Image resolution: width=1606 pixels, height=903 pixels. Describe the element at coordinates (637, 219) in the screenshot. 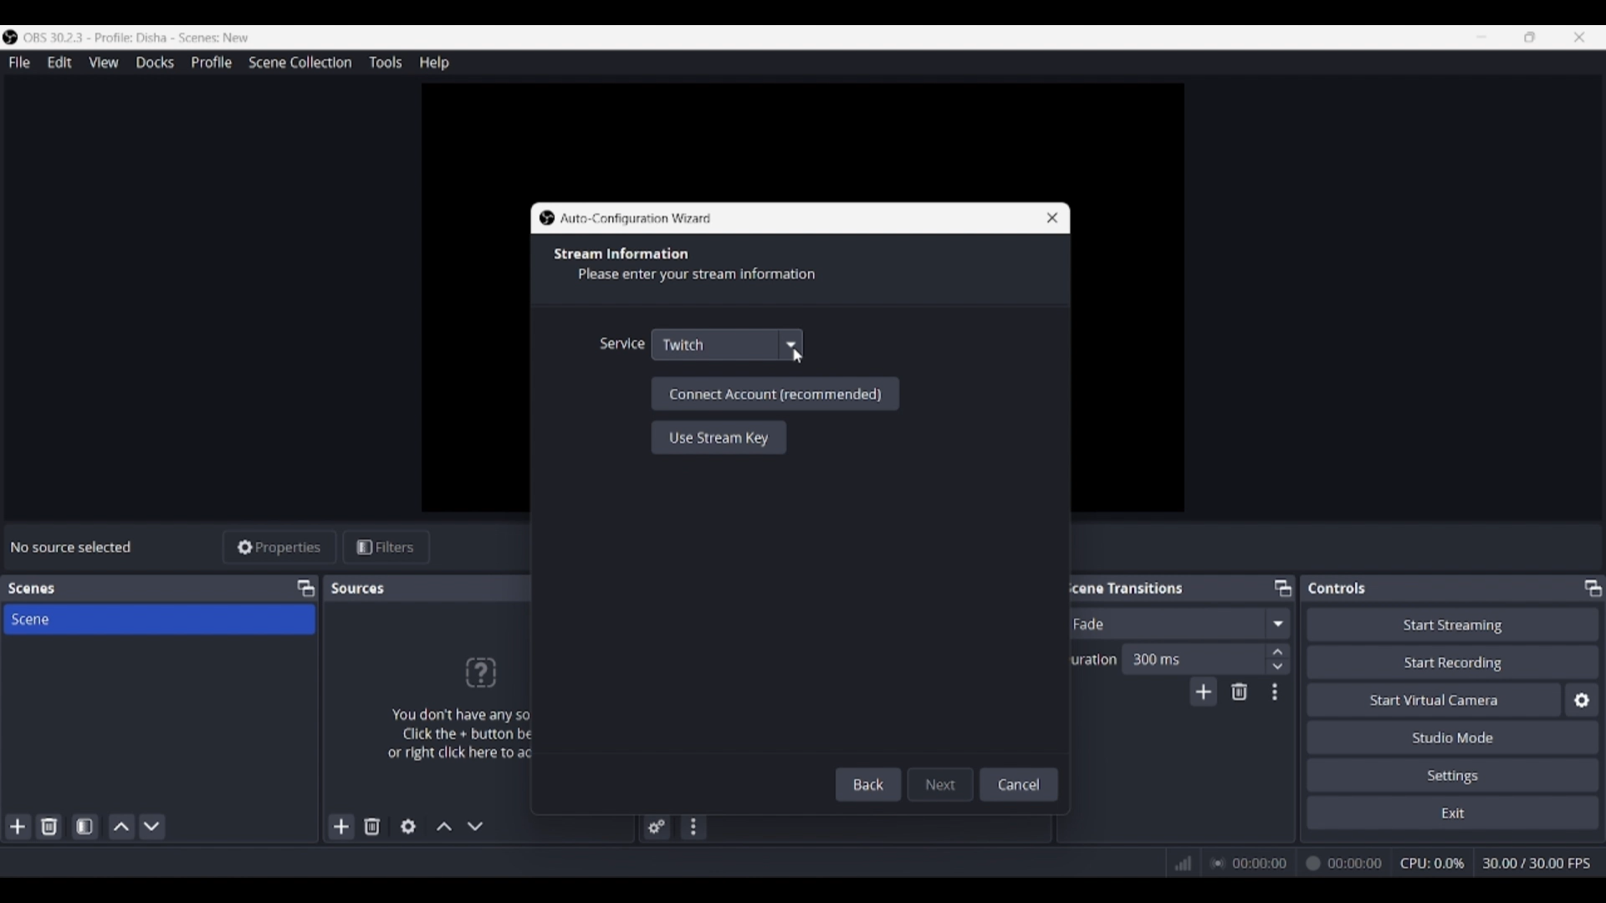

I see `Window title` at that location.